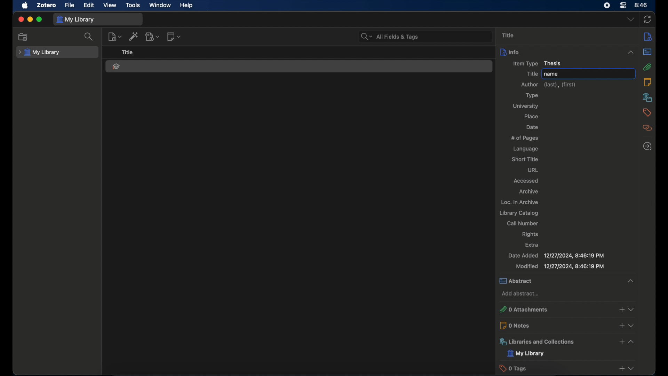 The height and width of the screenshot is (376, 668). I want to click on url, so click(533, 170).